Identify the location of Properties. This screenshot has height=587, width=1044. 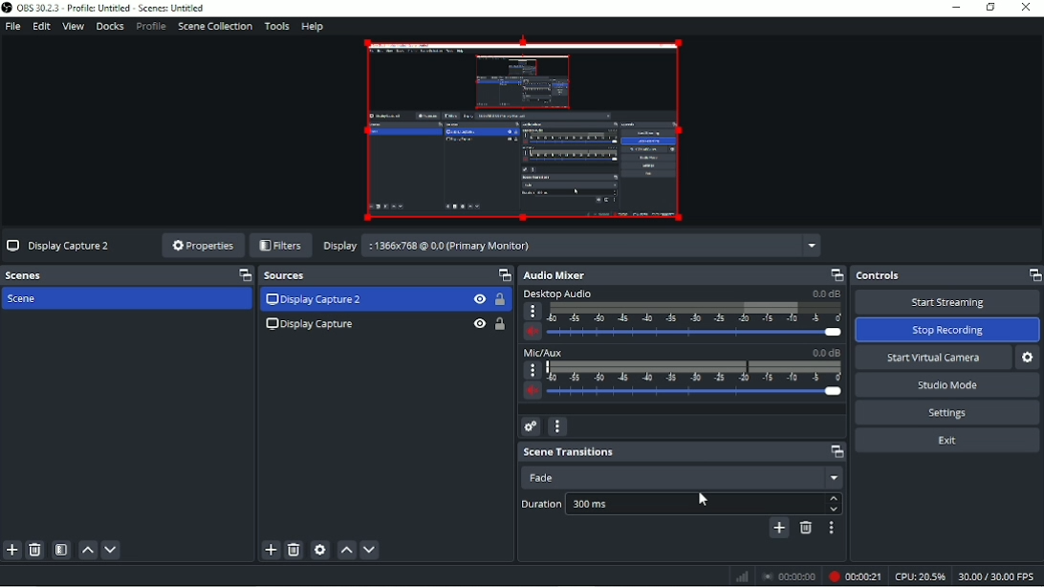
(202, 245).